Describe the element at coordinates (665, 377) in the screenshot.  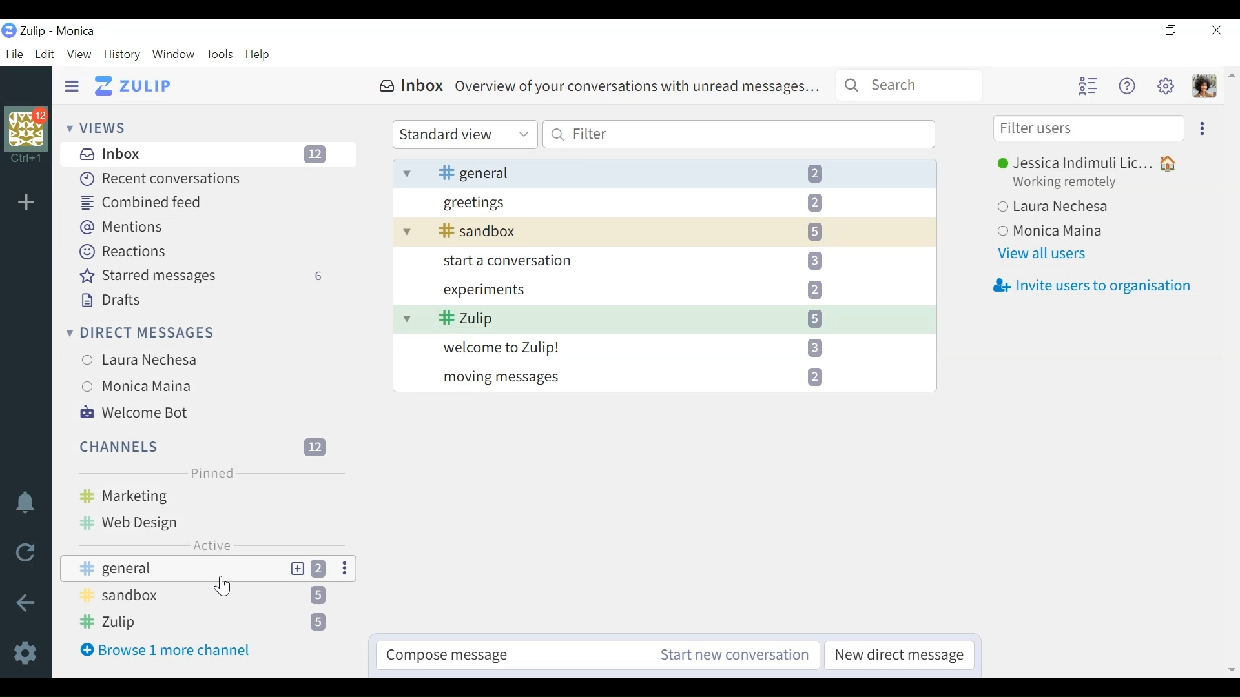
I see `Moving messages 2` at that location.